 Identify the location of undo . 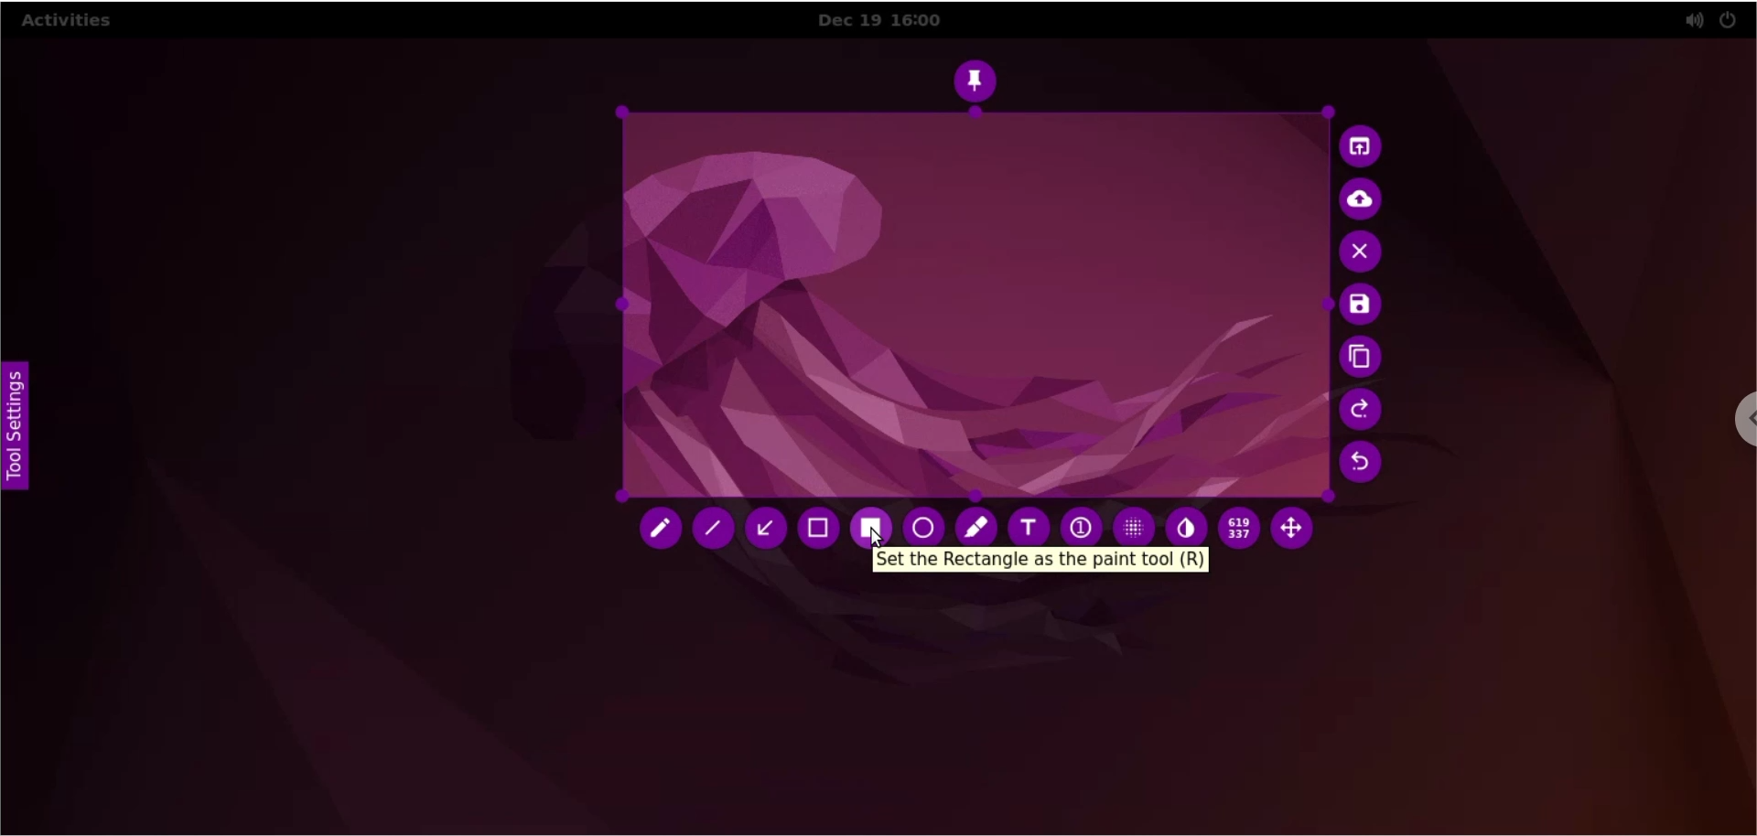
(1360, 466).